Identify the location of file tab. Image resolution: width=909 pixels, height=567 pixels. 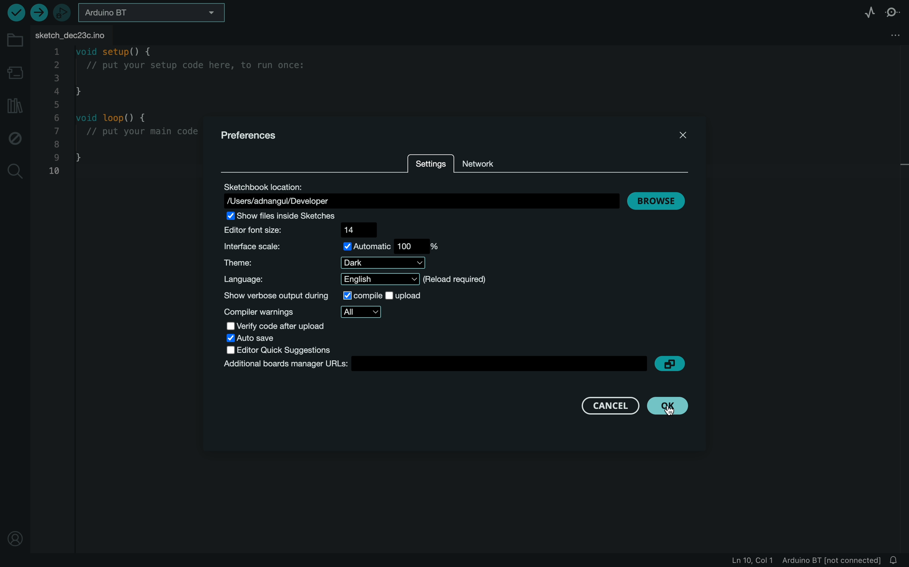
(76, 34).